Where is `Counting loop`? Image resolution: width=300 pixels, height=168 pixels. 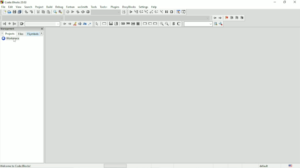
Counting loop is located at coordinates (133, 24).